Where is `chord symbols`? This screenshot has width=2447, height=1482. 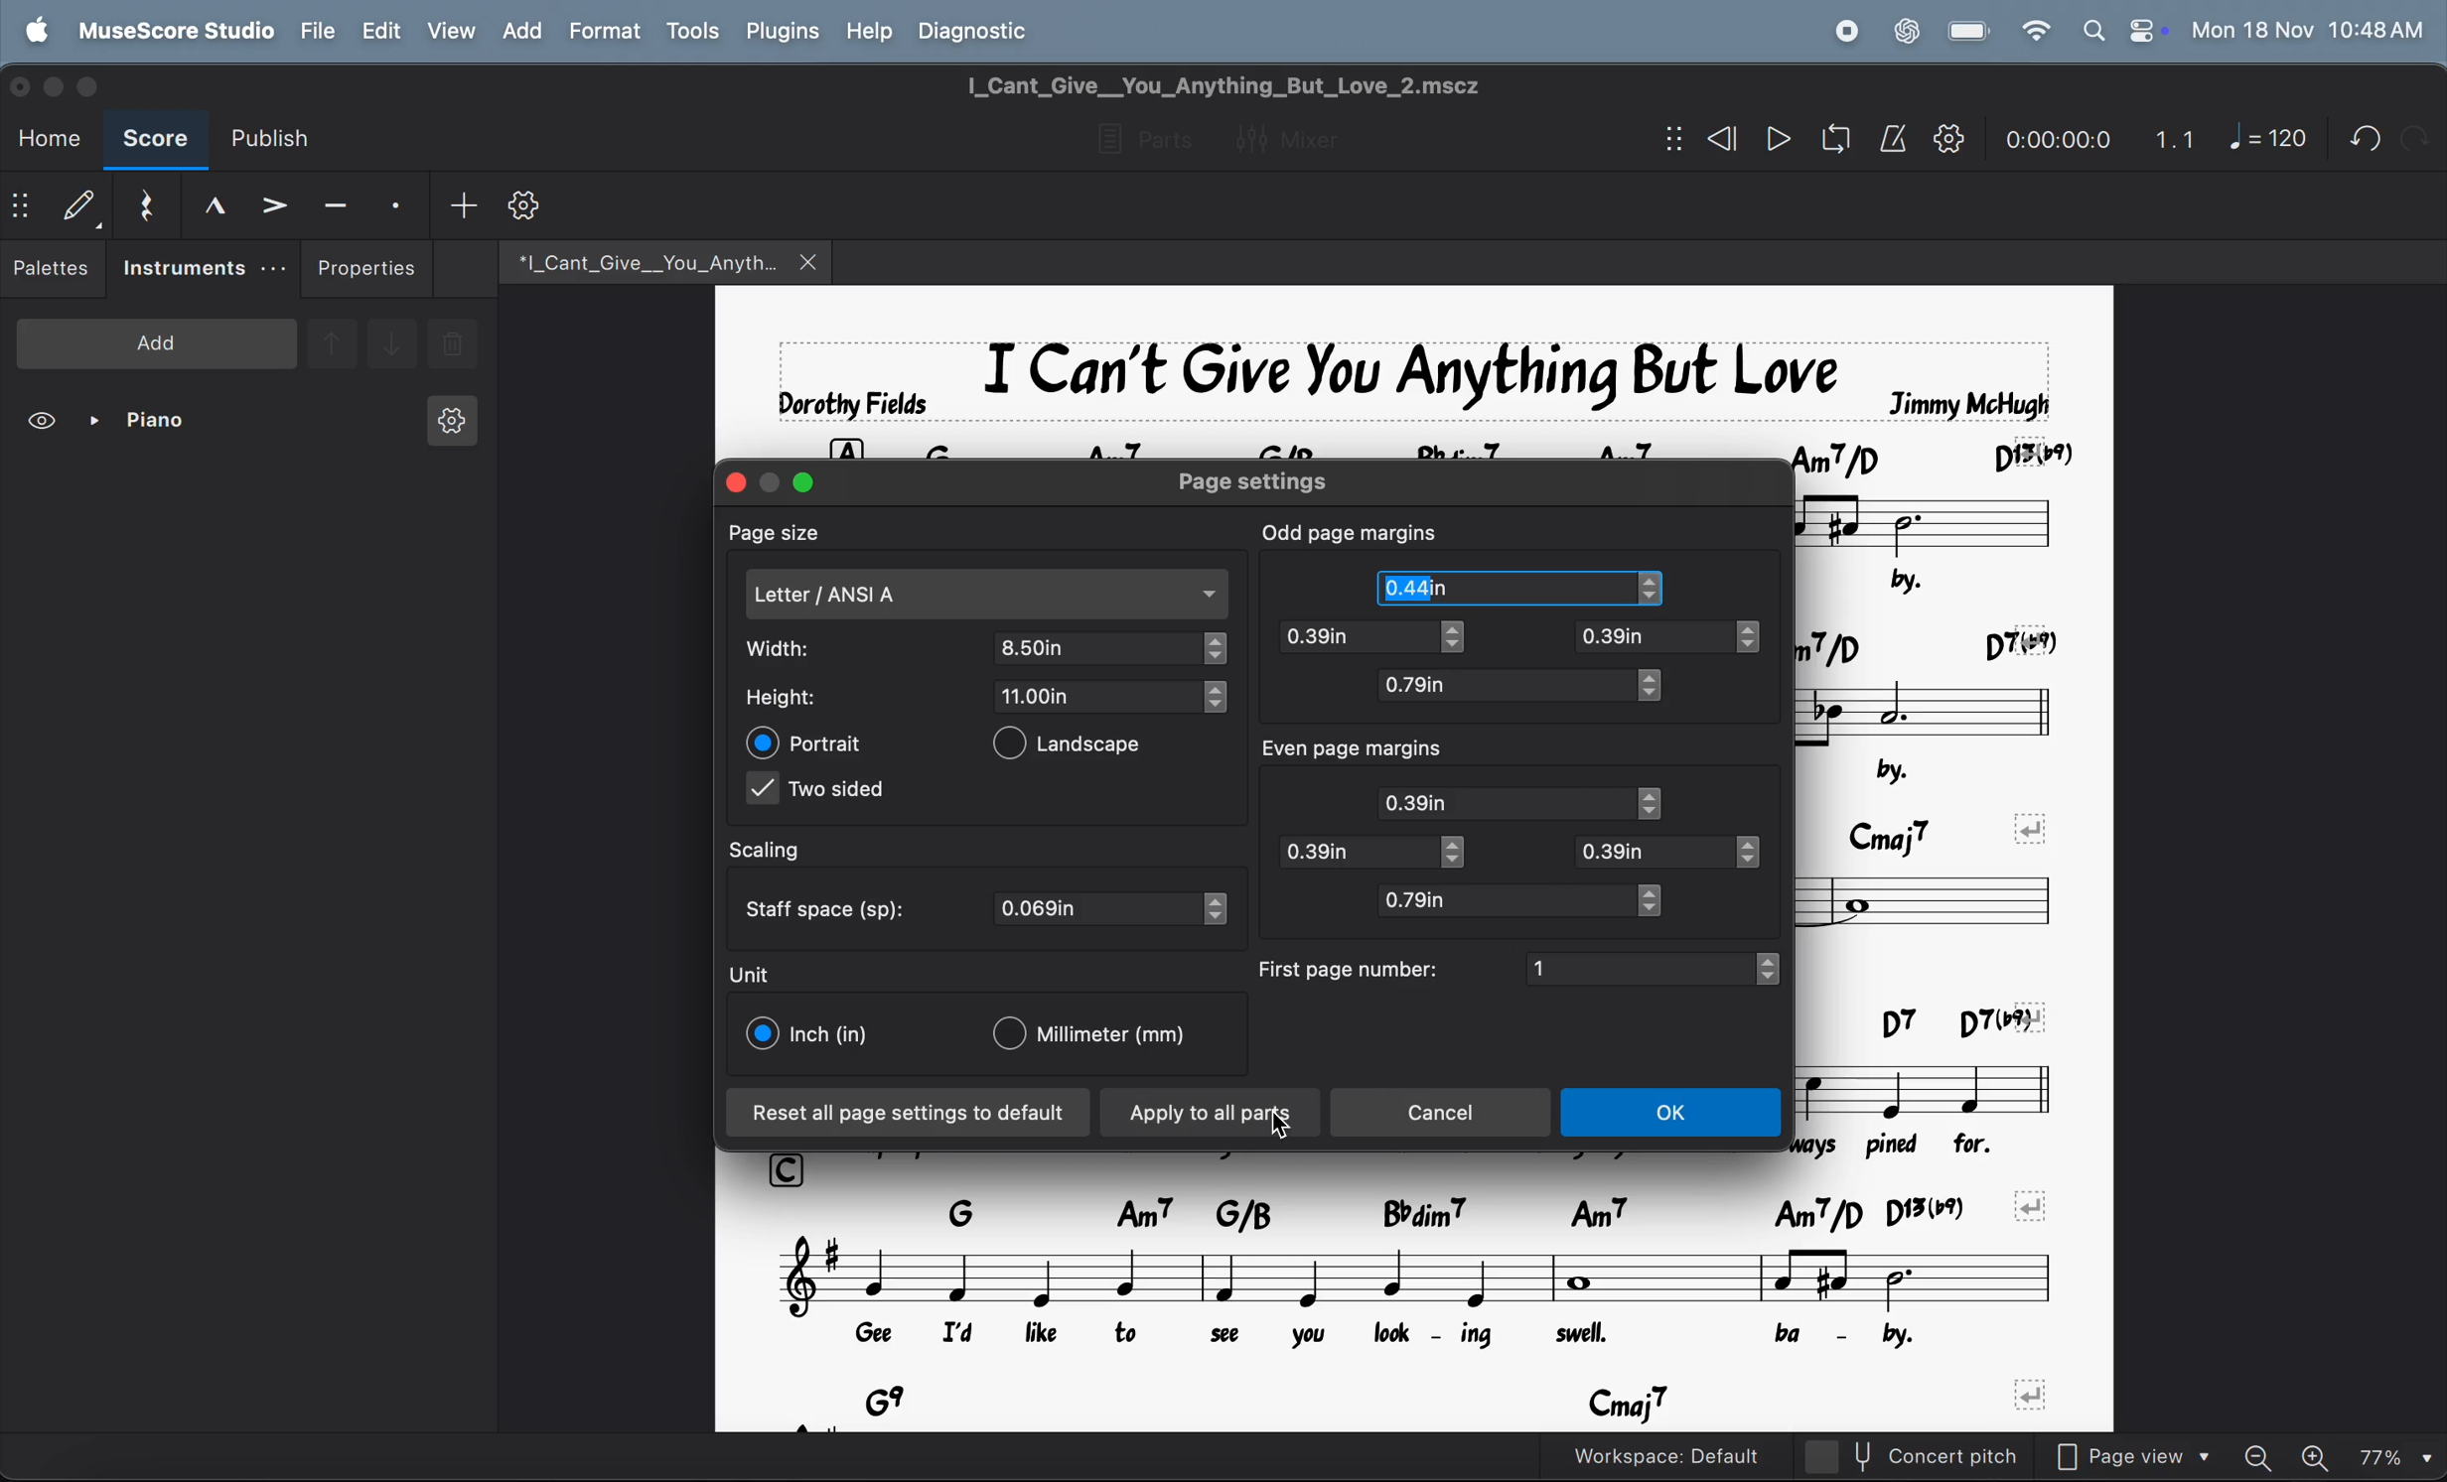 chord symbols is located at coordinates (1460, 1208).